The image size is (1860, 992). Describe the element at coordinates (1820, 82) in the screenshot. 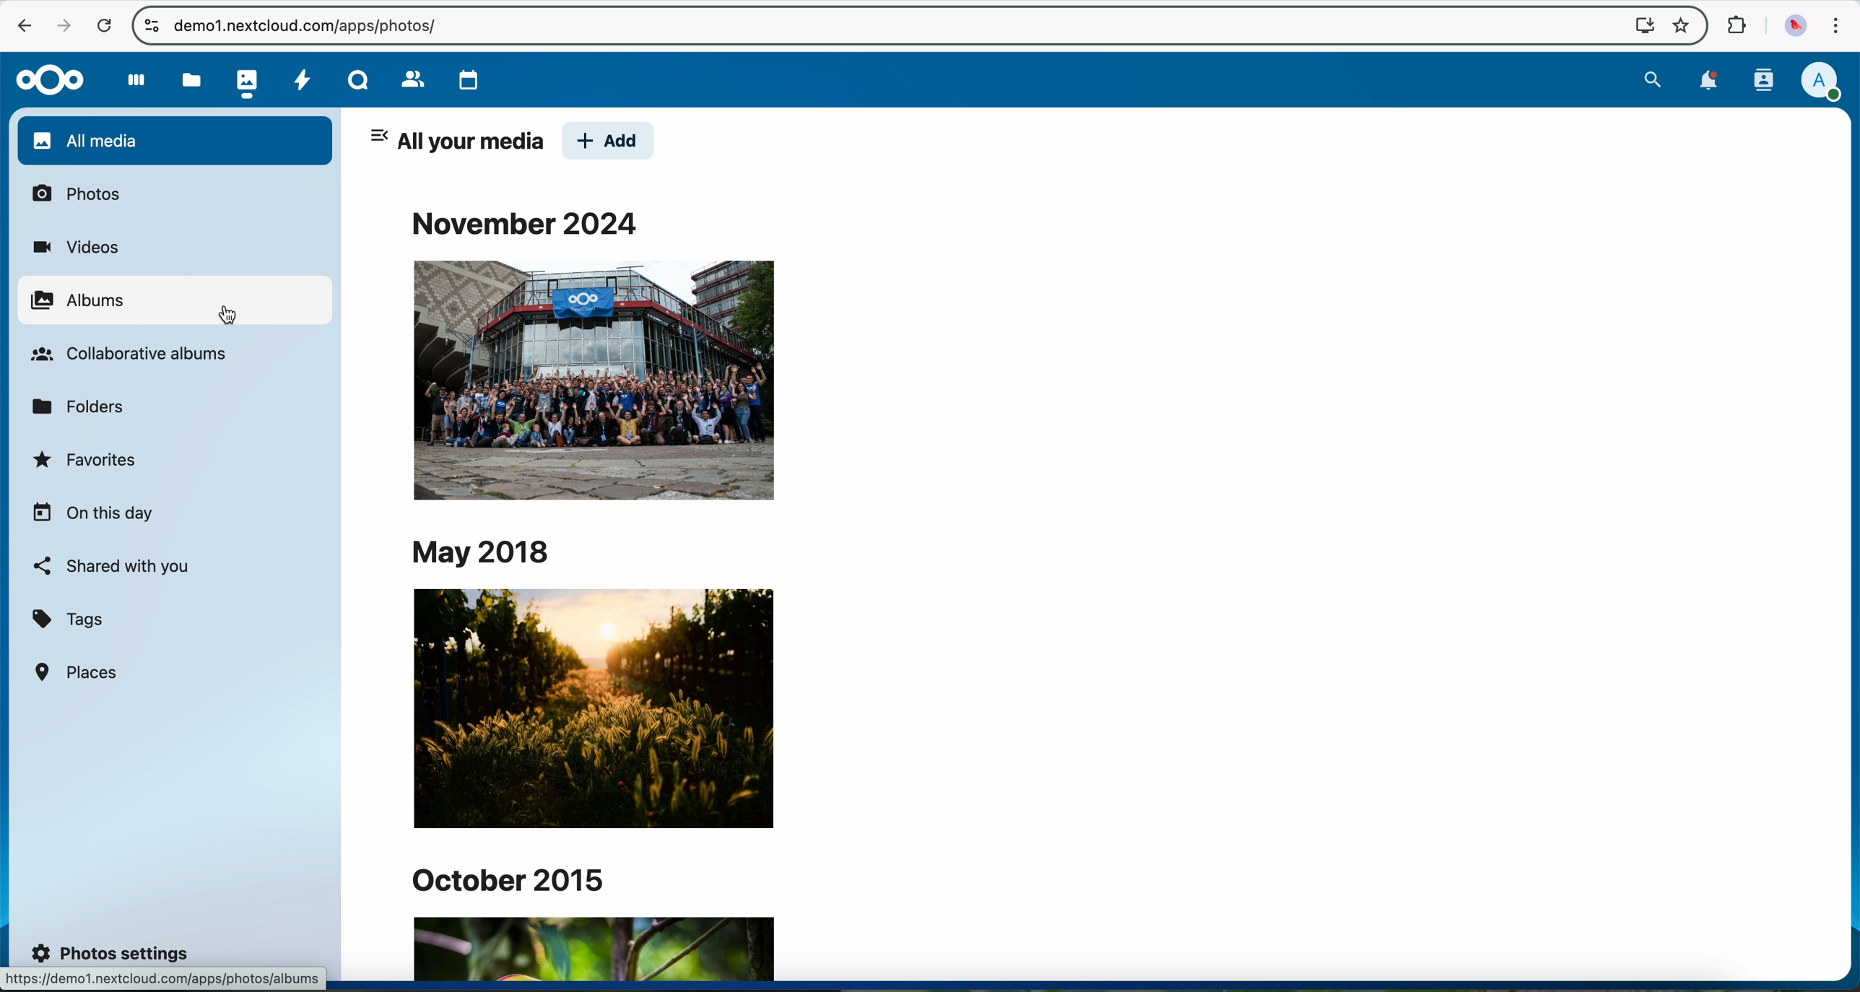

I see `profile` at that location.